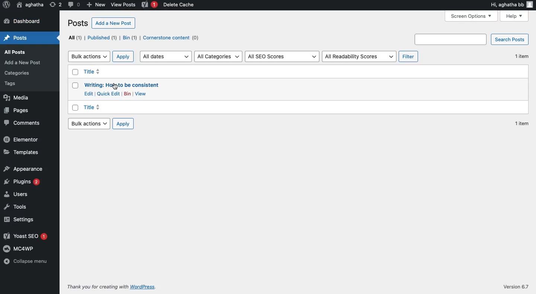  I want to click on Media, so click(16, 97).